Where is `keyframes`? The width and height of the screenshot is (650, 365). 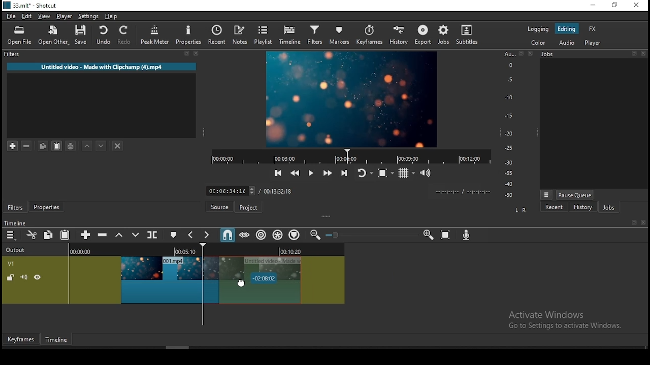 keyframes is located at coordinates (369, 35).